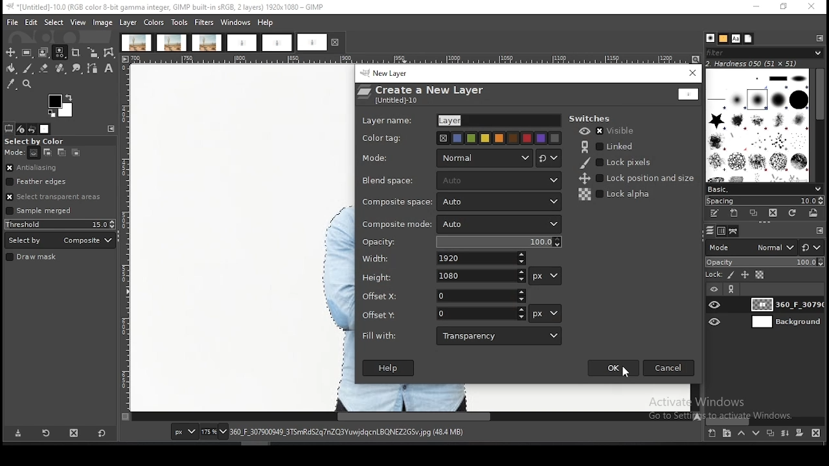 The image size is (829, 466). I want to click on layers, so click(710, 231).